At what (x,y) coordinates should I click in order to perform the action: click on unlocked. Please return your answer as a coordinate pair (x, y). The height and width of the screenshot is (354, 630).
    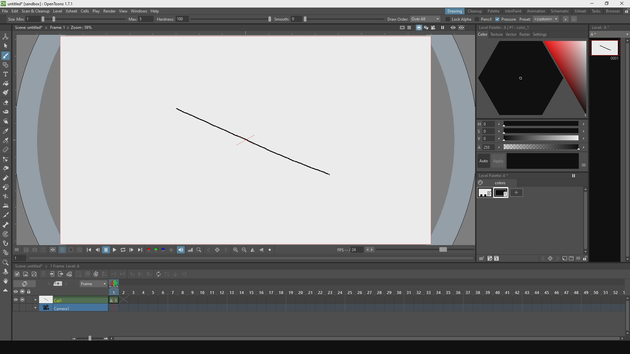
    Looking at the image, I should click on (584, 259).